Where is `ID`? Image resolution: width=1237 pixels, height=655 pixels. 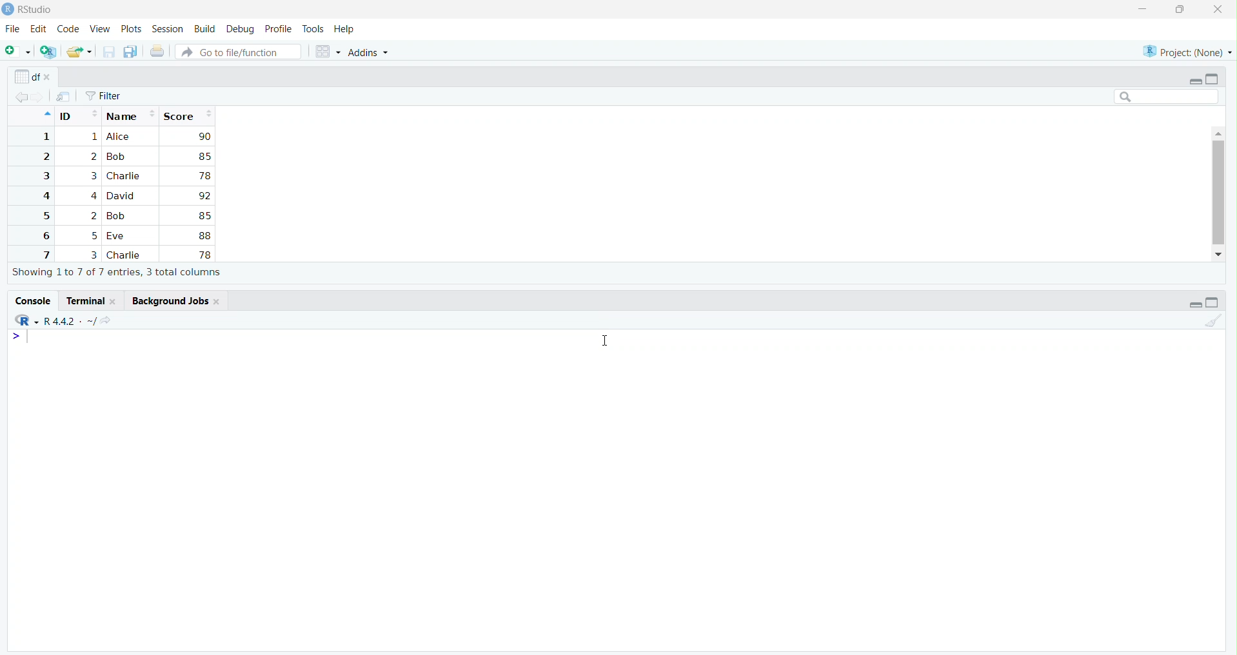
ID is located at coordinates (78, 114).